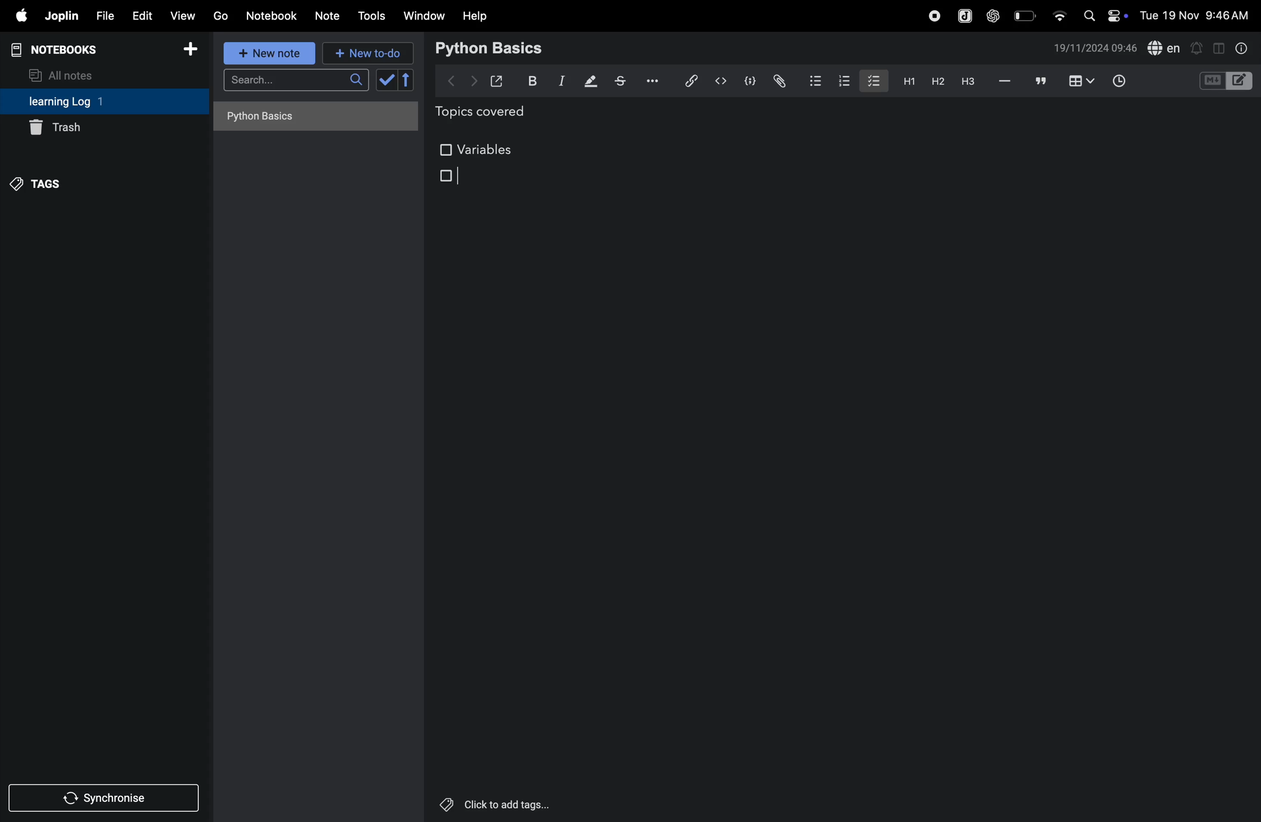  I want to click on all notes, so click(67, 74).